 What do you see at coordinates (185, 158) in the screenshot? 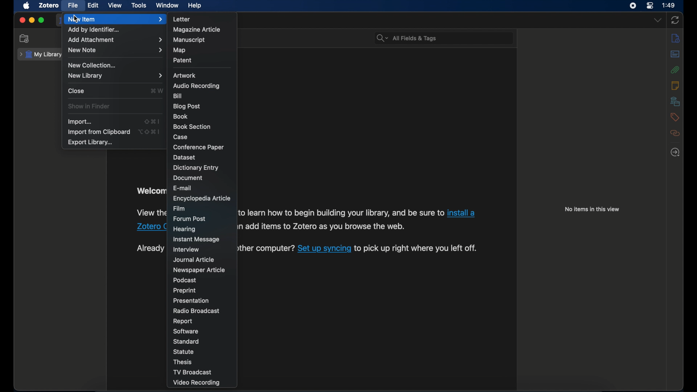
I see `dataset` at bounding box center [185, 158].